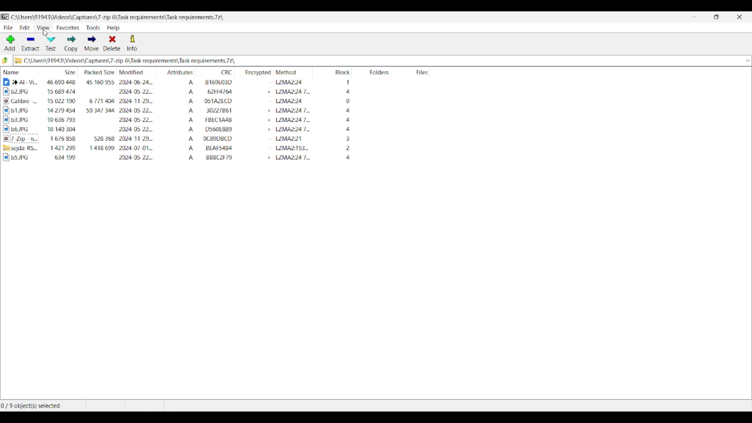 This screenshot has height=423, width=752. I want to click on Folders column, so click(377, 72).